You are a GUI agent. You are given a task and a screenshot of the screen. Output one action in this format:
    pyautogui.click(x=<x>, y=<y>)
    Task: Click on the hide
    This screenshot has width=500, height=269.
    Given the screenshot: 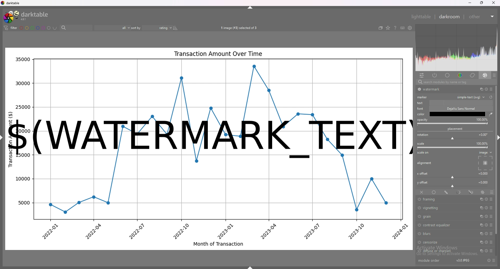 What is the action you would take?
    pyautogui.click(x=251, y=7)
    